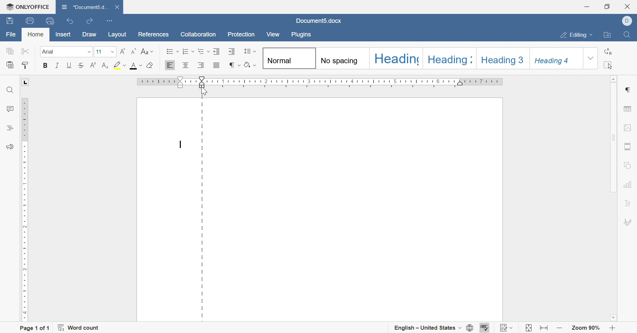 Image resolution: width=637 pixels, height=333 pixels. What do you see at coordinates (116, 6) in the screenshot?
I see `close` at bounding box center [116, 6].